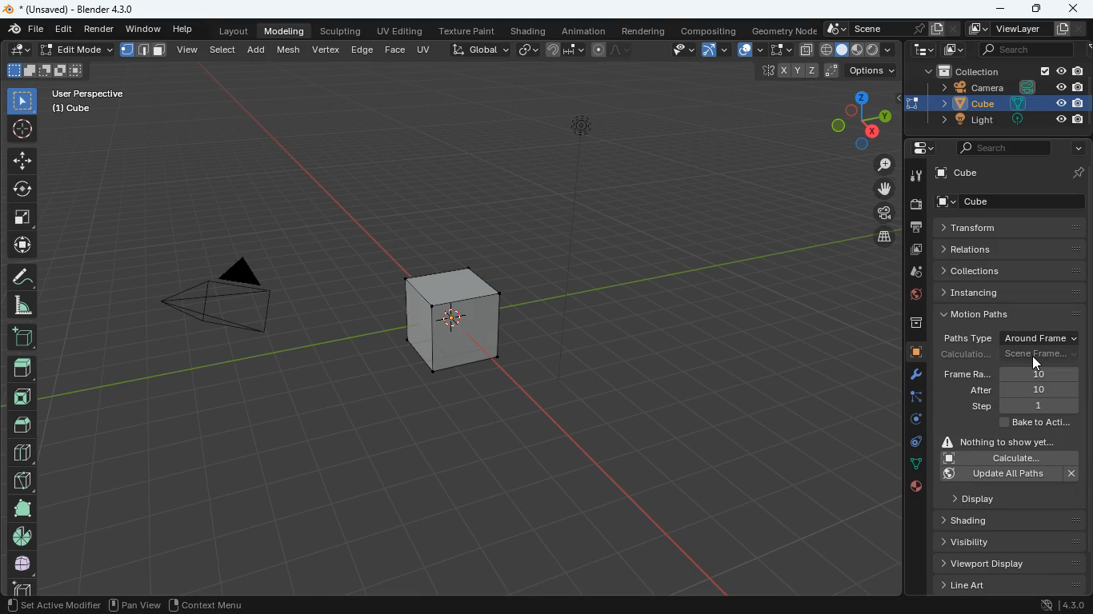 Image resolution: width=1093 pixels, height=614 pixels. Describe the element at coordinates (916, 273) in the screenshot. I see `drop` at that location.